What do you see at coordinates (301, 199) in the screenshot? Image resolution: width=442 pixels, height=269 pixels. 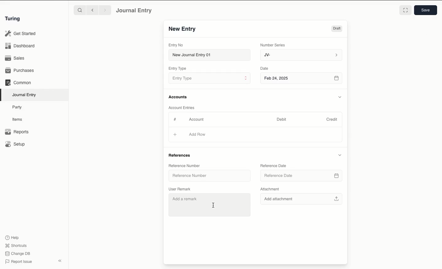 I see `Add attachment` at bounding box center [301, 199].